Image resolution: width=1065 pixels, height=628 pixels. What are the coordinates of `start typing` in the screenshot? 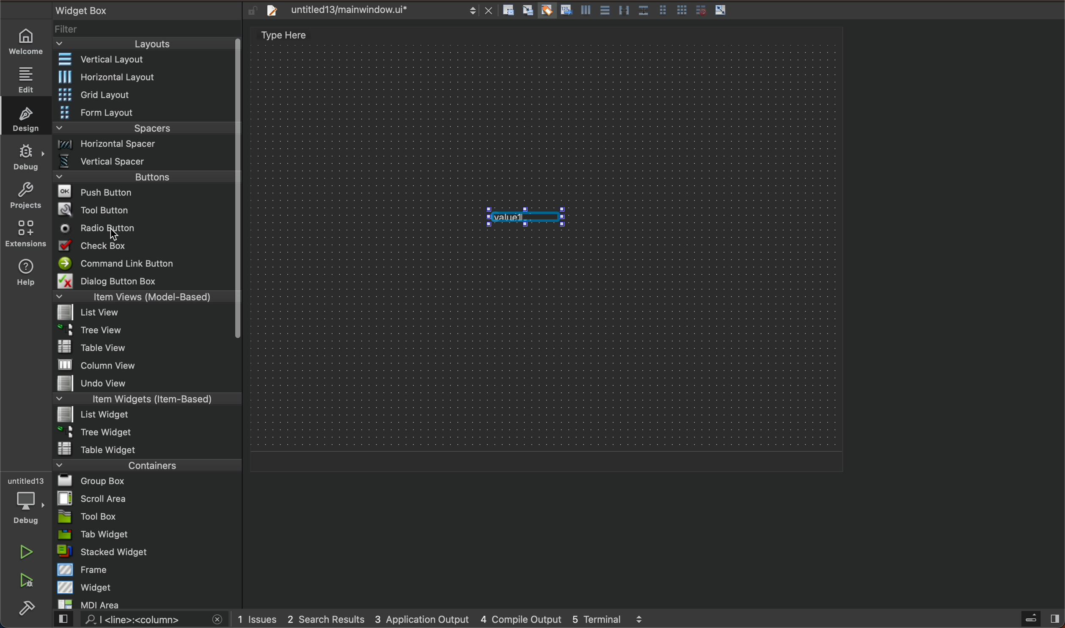 It's located at (524, 217).